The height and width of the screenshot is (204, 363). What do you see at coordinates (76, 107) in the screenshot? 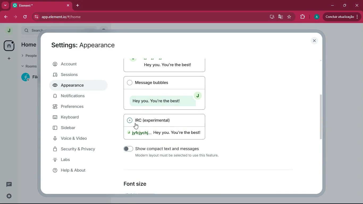
I see `preferences` at bounding box center [76, 107].